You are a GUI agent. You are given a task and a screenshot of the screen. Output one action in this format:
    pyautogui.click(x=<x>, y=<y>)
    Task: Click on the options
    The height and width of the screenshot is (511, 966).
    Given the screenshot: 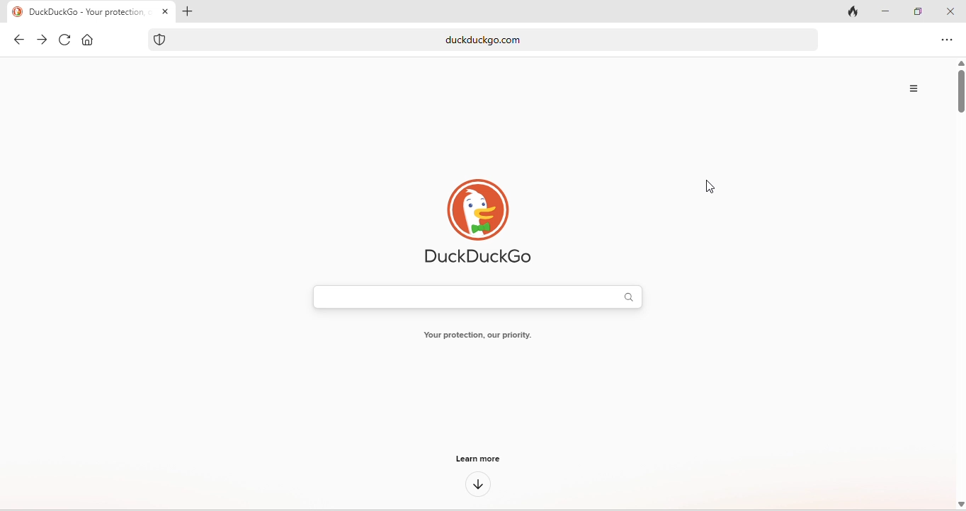 What is the action you would take?
    pyautogui.click(x=911, y=88)
    